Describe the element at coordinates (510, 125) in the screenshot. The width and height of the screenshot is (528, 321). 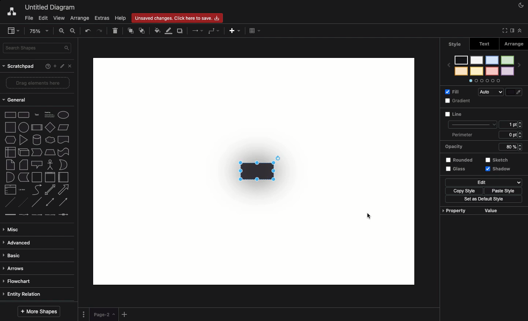
I see `1 pt` at that location.